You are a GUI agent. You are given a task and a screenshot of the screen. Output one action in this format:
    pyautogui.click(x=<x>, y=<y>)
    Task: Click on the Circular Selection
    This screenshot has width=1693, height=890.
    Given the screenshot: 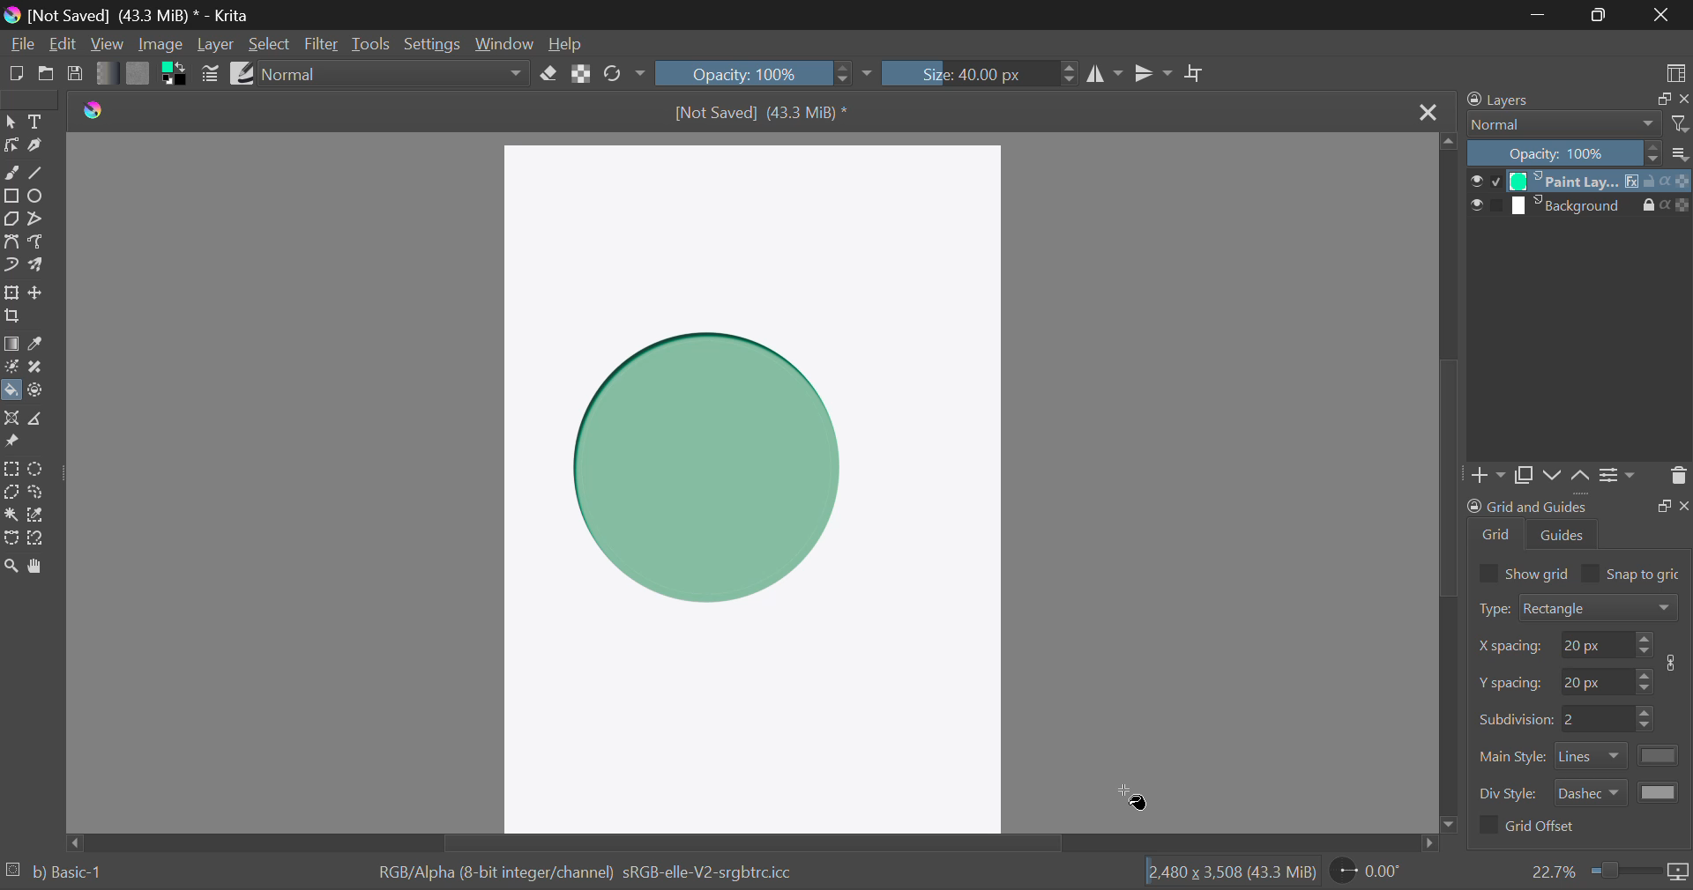 What is the action you would take?
    pyautogui.click(x=37, y=468)
    